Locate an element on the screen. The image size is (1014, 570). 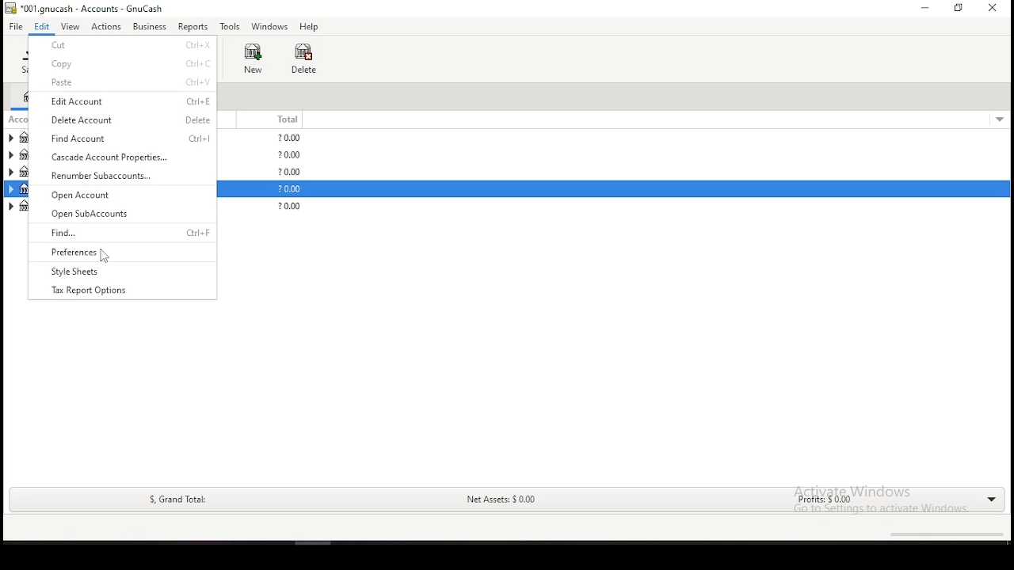
open subaccounts is located at coordinates (121, 214).